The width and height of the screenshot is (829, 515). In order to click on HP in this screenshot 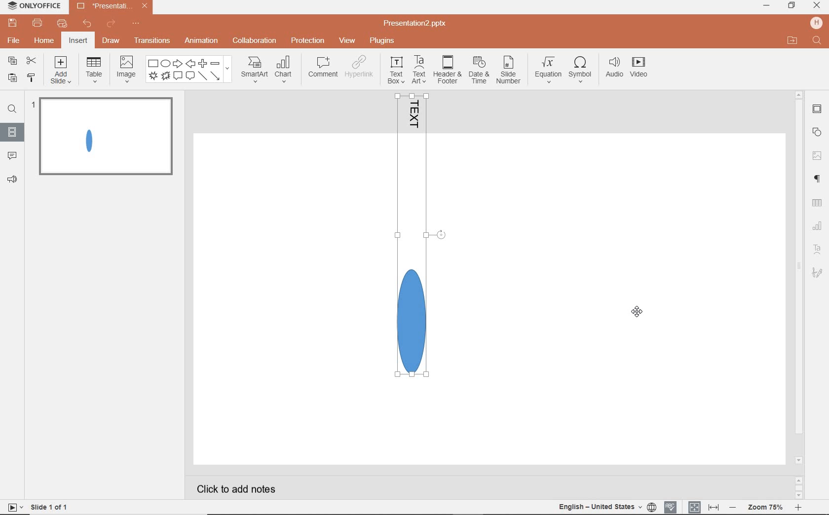, I will do `click(817, 23)`.